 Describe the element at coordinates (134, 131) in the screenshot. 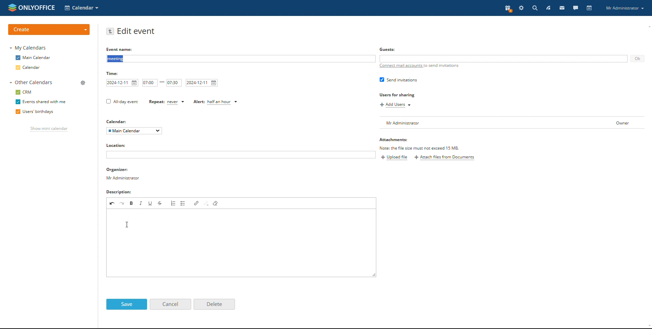

I see `select calendar` at that location.